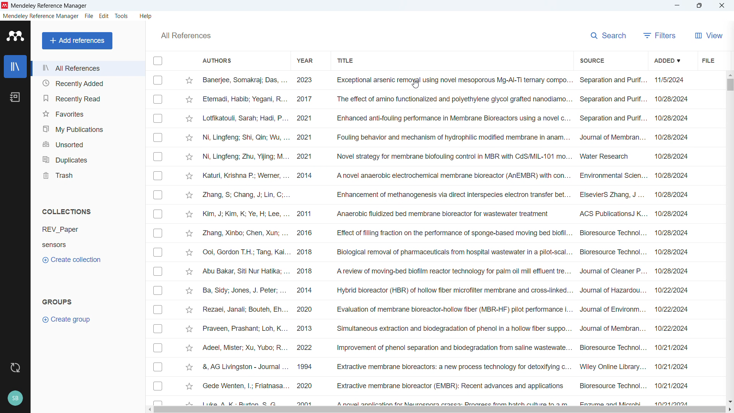 Image resolution: width=734 pixels, height=413 pixels. Describe the element at coordinates (729, 74) in the screenshot. I see `Scroll up ` at that location.